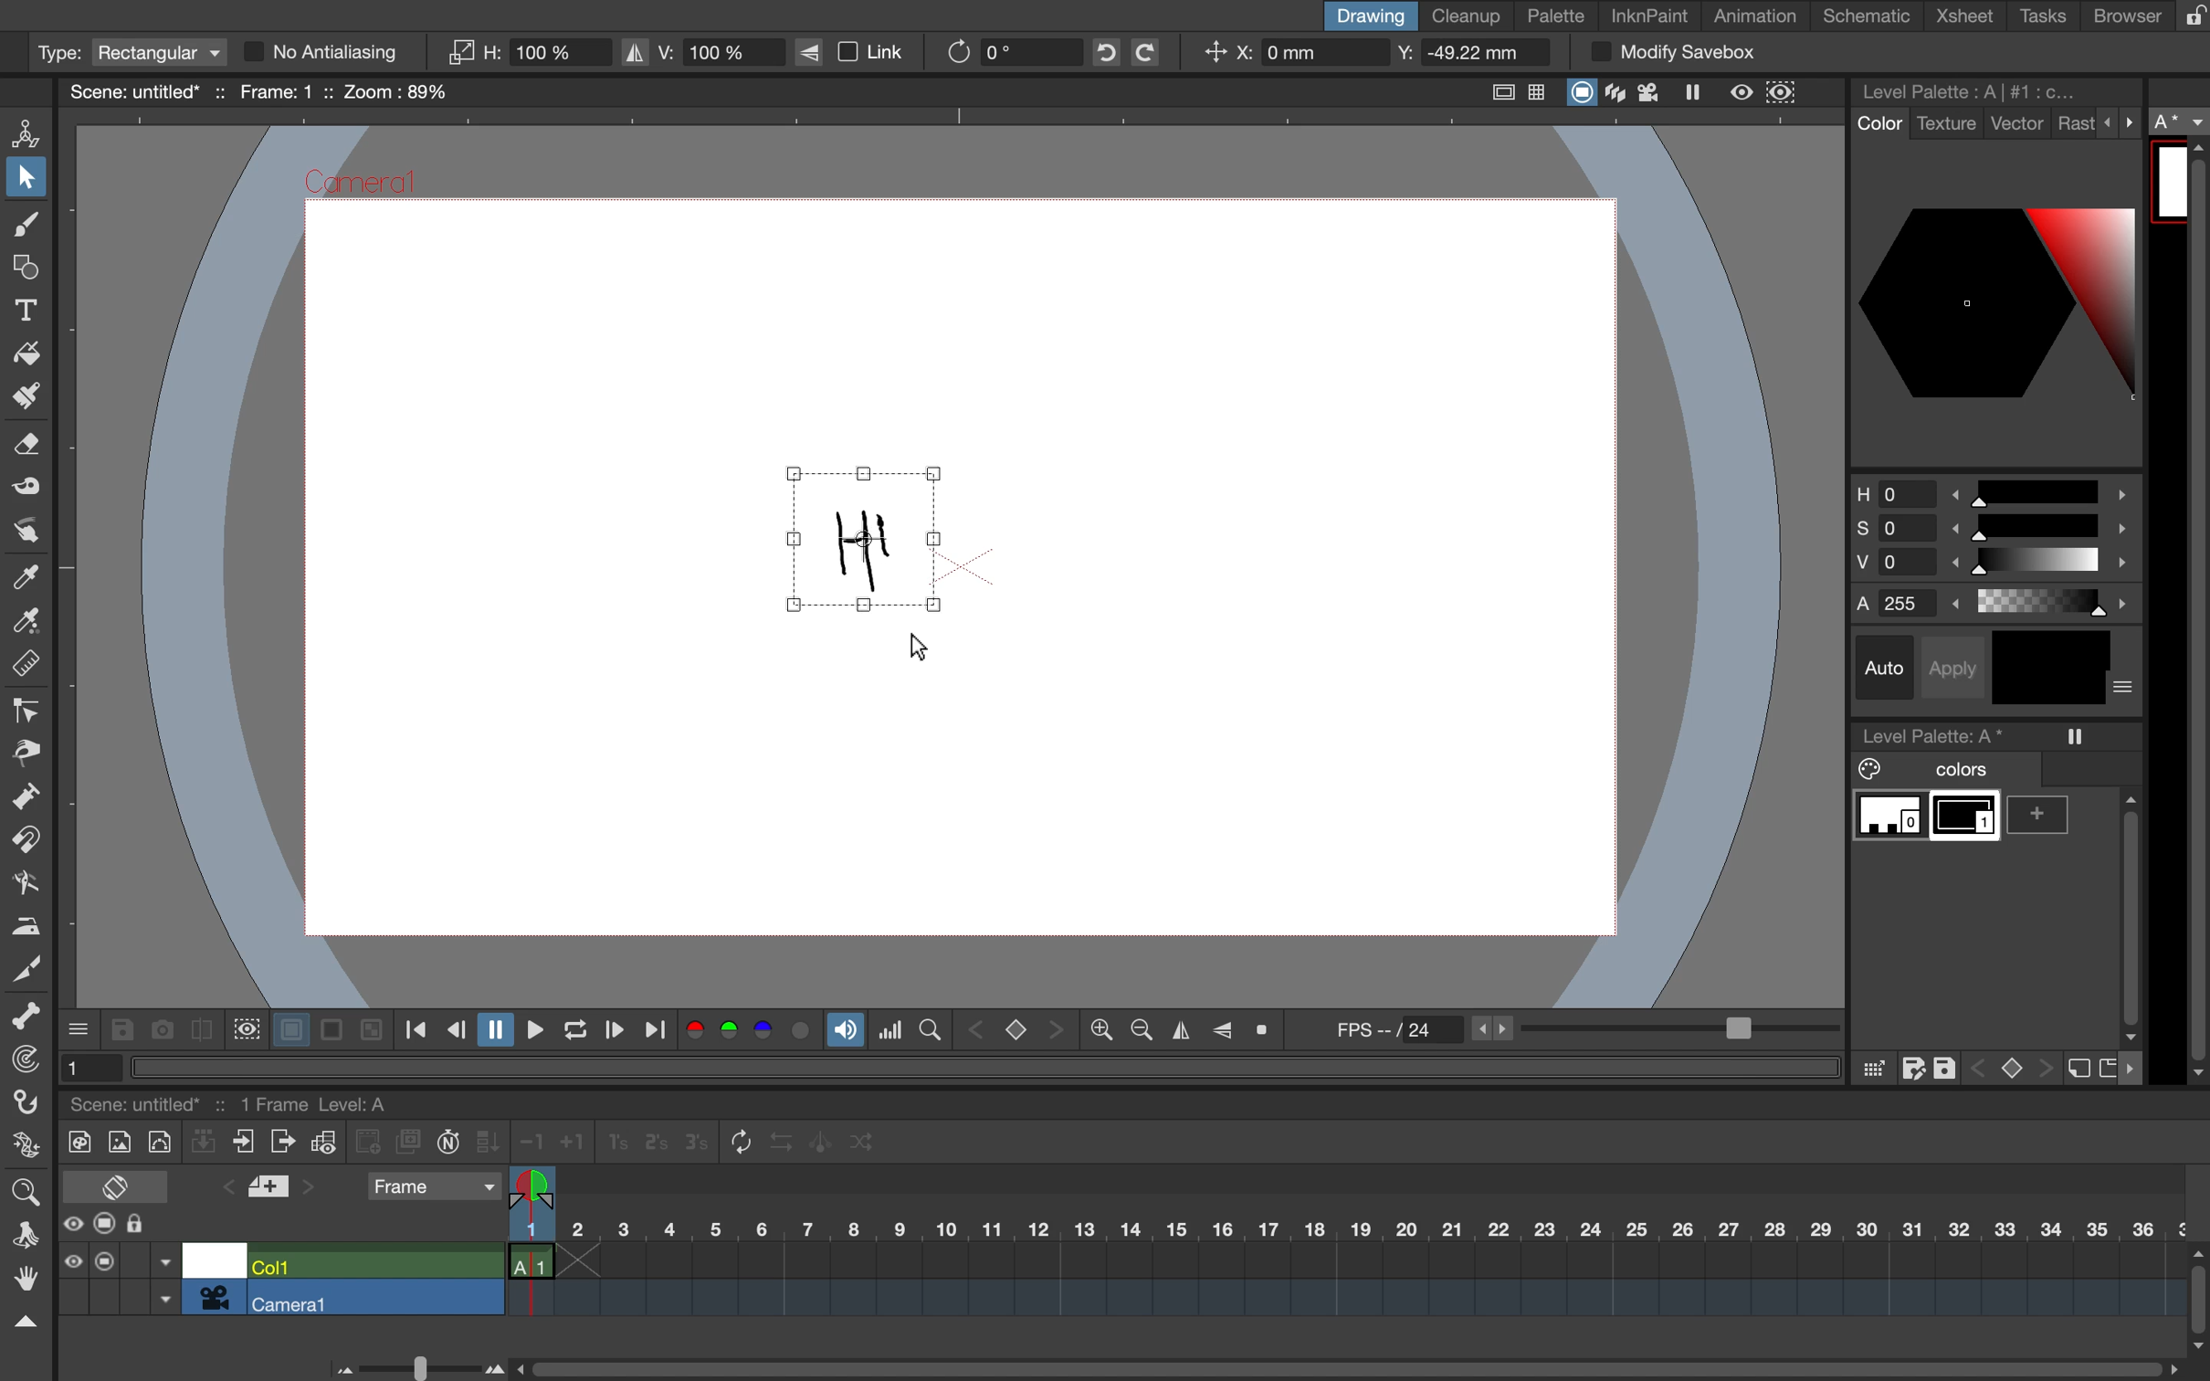  Describe the element at coordinates (26, 181) in the screenshot. I see `selection tool` at that location.